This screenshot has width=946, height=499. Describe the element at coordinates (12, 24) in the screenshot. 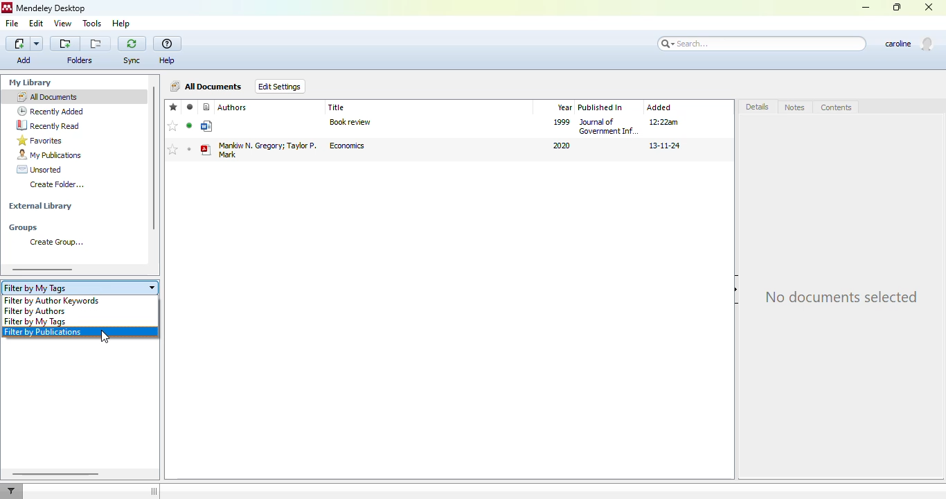

I see `file` at that location.